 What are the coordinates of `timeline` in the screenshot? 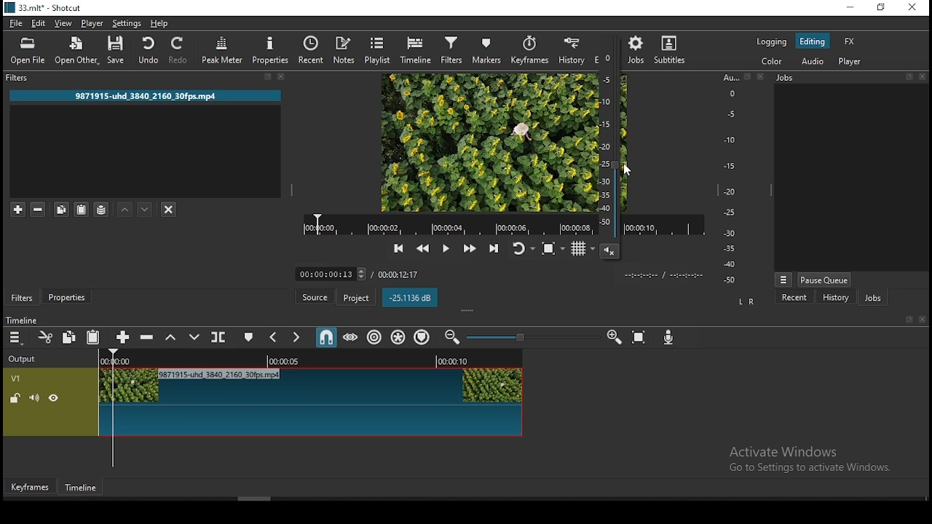 It's located at (81, 485).